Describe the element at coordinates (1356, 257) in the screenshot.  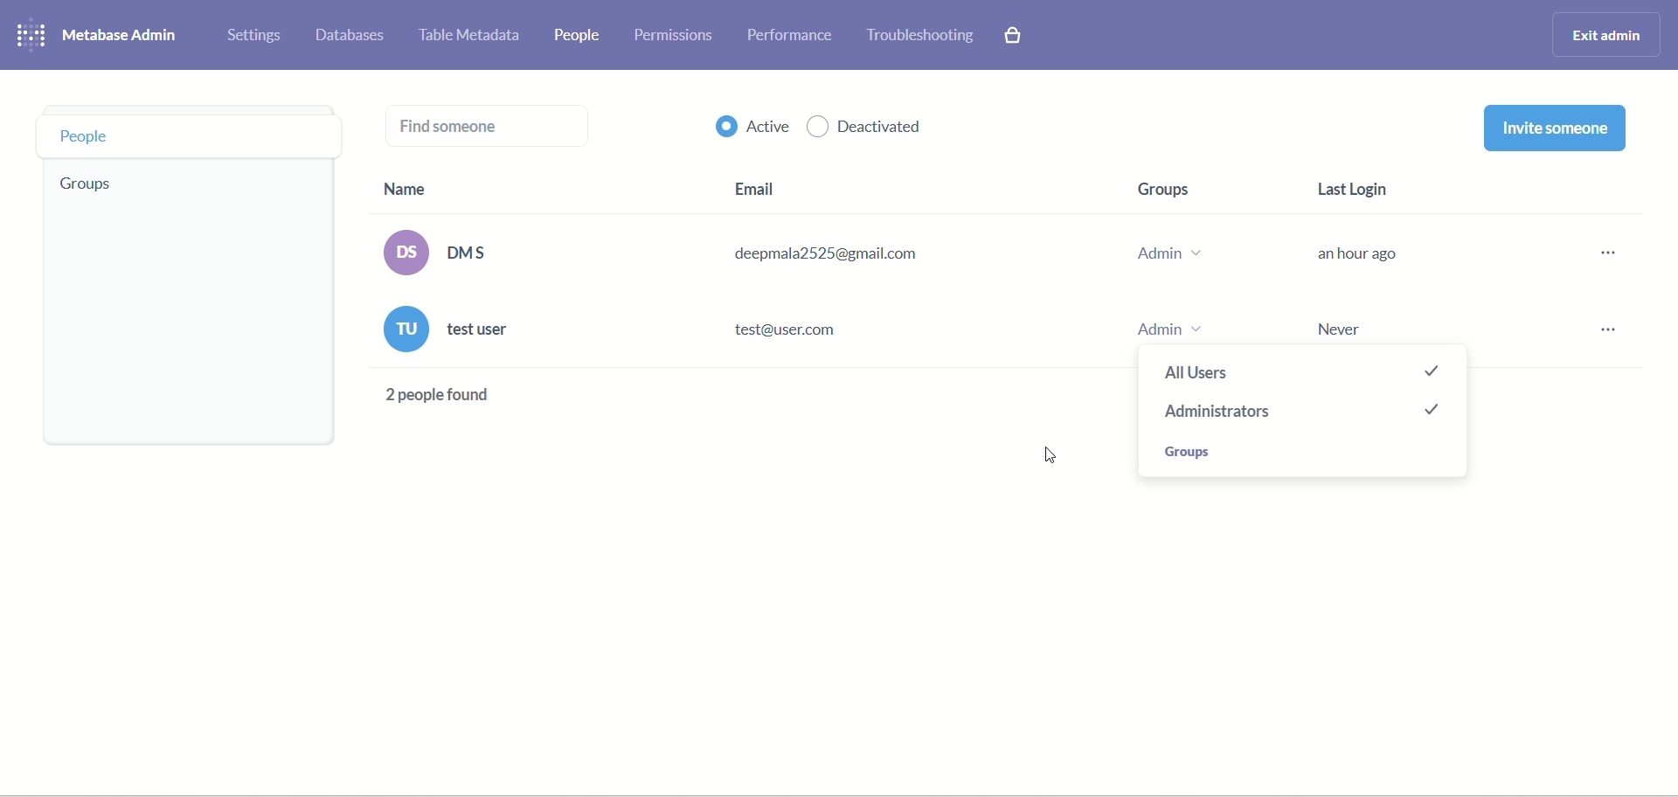
I see `last login` at that location.